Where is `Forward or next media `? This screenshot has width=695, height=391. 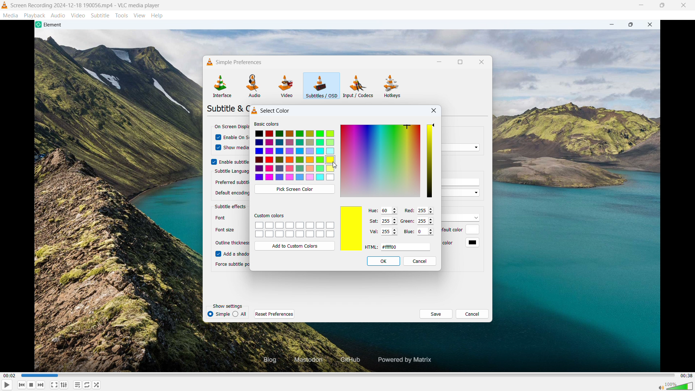 Forward or next media  is located at coordinates (31, 385).